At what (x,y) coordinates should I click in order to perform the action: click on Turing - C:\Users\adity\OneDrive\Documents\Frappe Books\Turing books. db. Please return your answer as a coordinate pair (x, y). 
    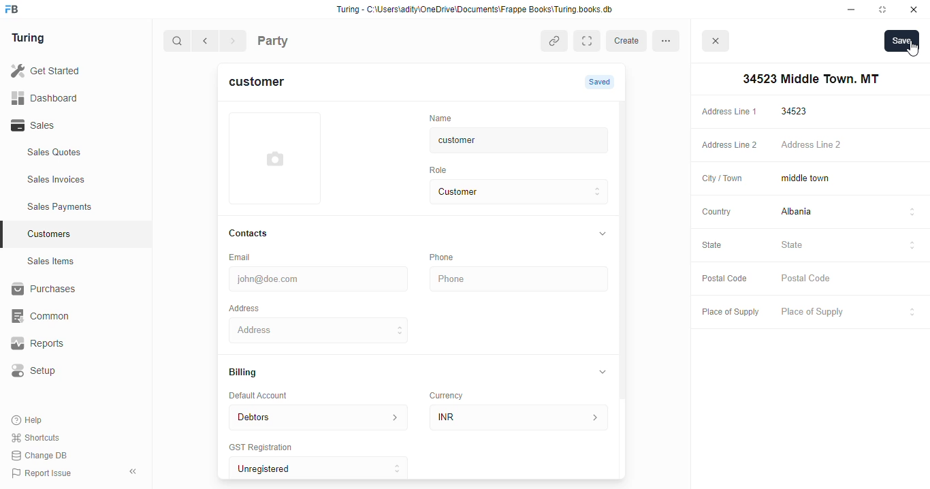
    Looking at the image, I should click on (479, 11).